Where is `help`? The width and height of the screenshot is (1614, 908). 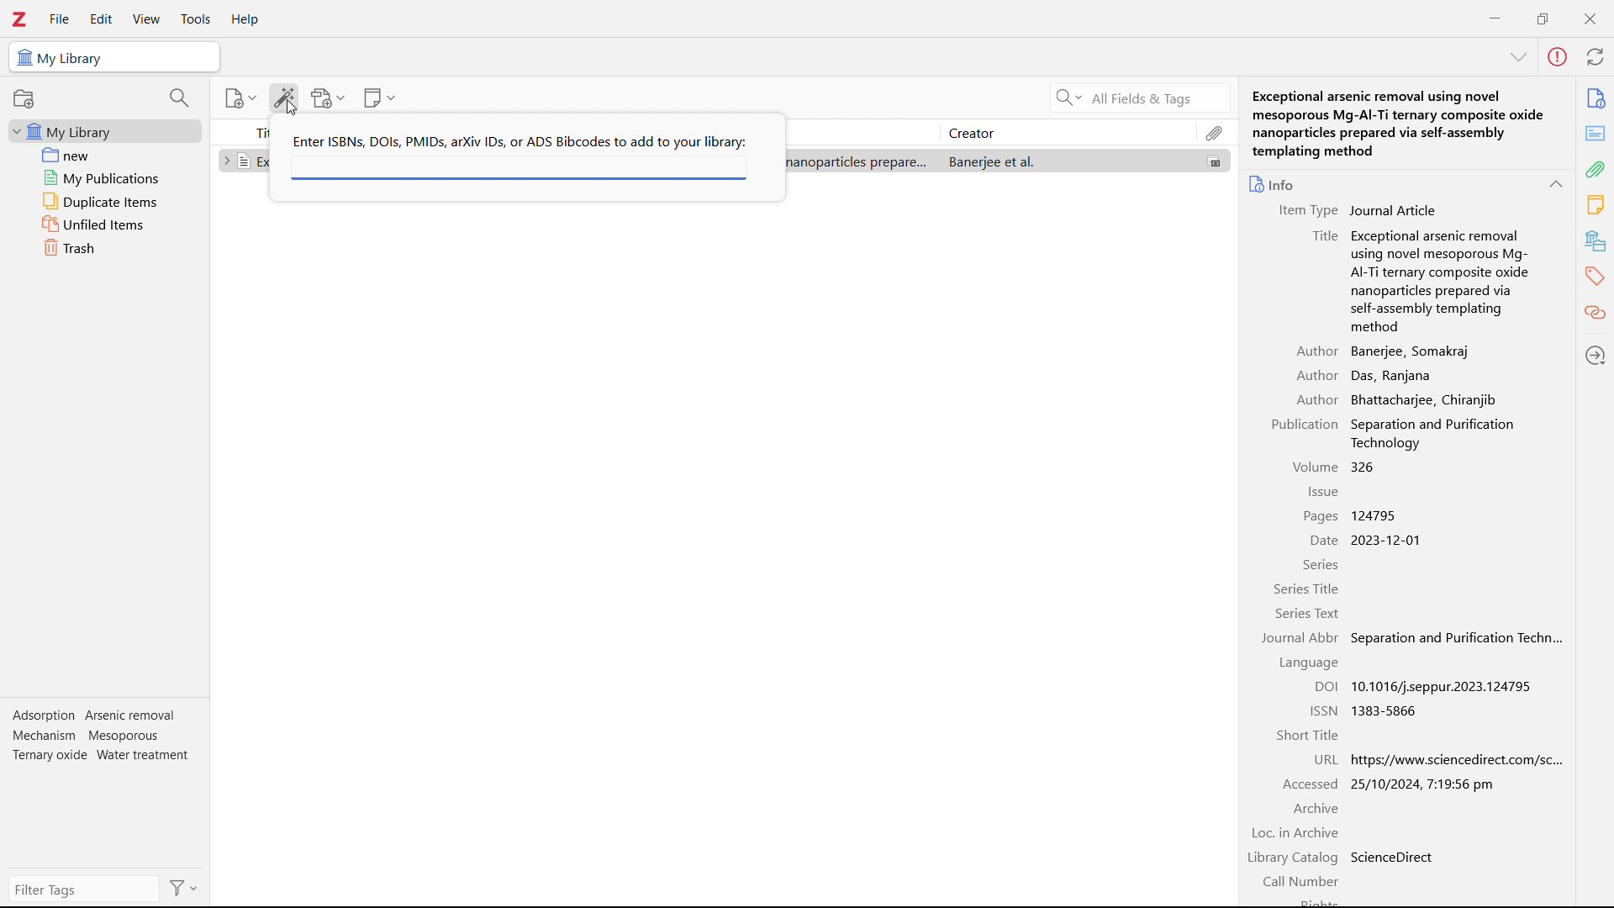 help is located at coordinates (245, 20).